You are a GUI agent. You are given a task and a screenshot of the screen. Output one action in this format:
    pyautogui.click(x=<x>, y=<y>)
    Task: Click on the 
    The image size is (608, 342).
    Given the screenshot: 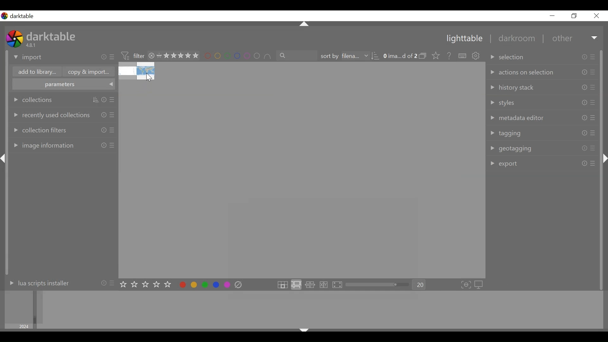 What is the action you would take?
    pyautogui.click(x=104, y=146)
    